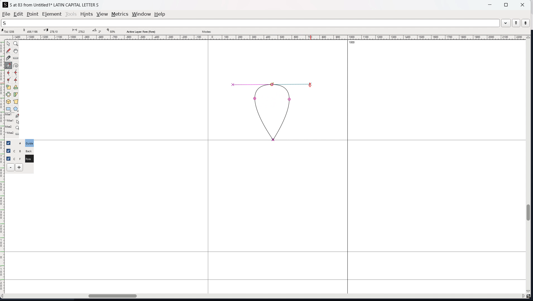 This screenshot has height=301, width=533. I want to click on # Guide, so click(30, 143).